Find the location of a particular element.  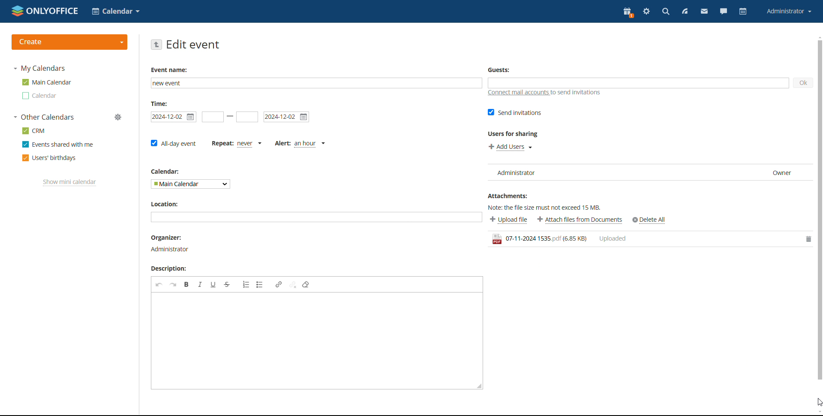

start date is located at coordinates (174, 117).